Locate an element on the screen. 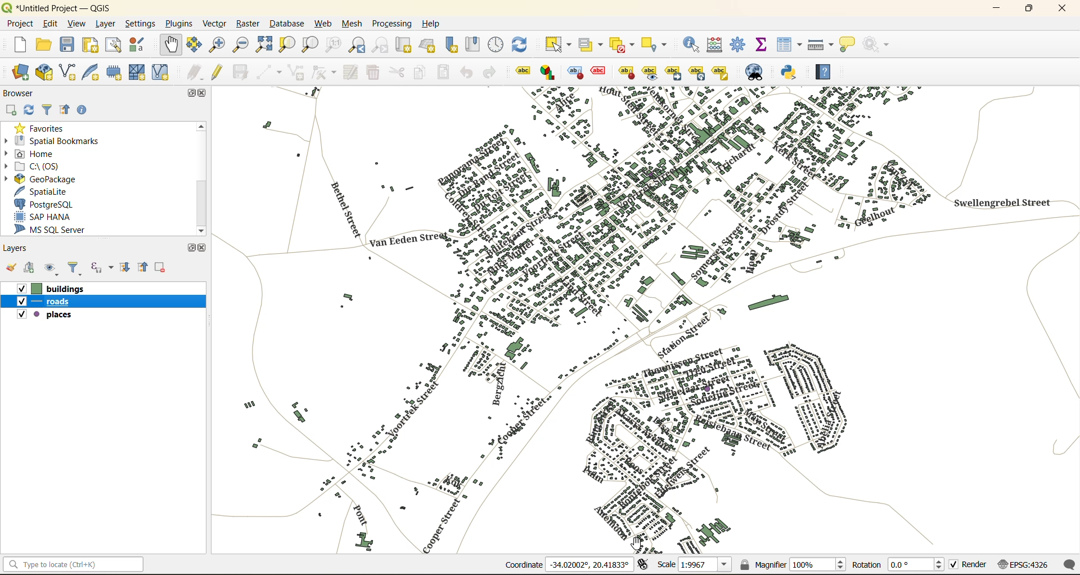 The image size is (1080, 575). edit is located at coordinates (51, 25).